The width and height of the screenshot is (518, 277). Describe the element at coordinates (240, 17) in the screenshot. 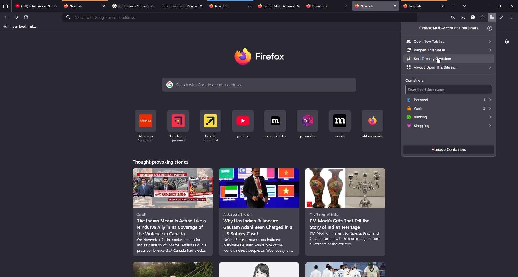

I see `search` at that location.